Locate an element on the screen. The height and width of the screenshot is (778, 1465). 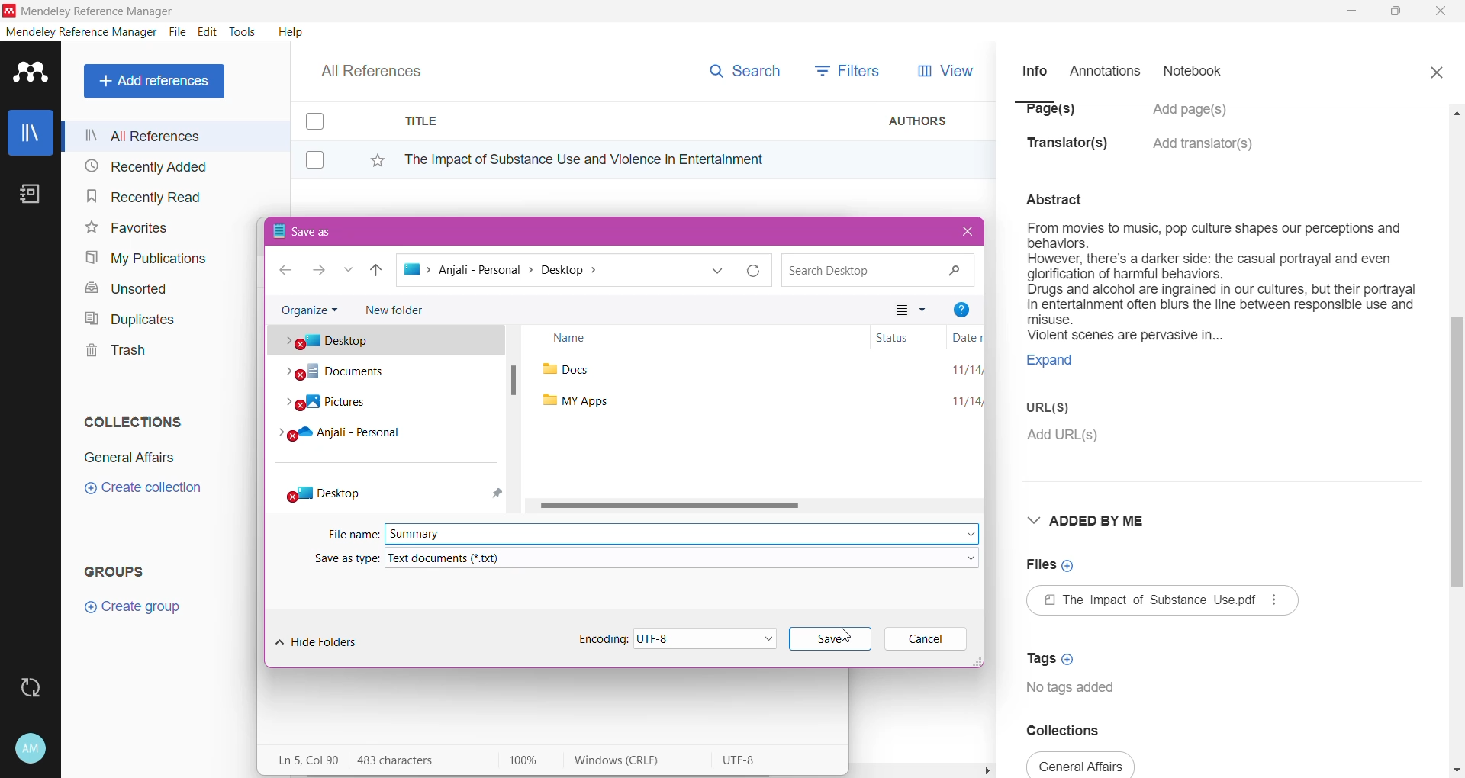
Line, Column of the pasted text area on the Notepad is located at coordinates (307, 760).